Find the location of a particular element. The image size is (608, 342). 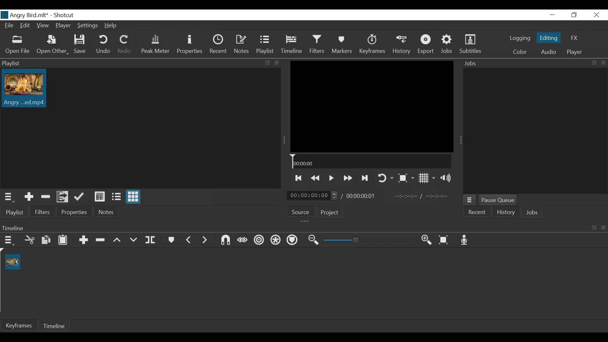

Export is located at coordinates (426, 44).